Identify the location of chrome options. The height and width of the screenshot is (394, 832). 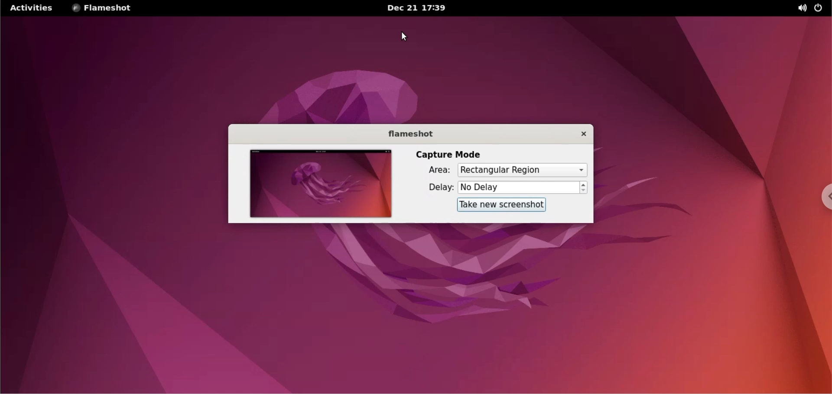
(822, 197).